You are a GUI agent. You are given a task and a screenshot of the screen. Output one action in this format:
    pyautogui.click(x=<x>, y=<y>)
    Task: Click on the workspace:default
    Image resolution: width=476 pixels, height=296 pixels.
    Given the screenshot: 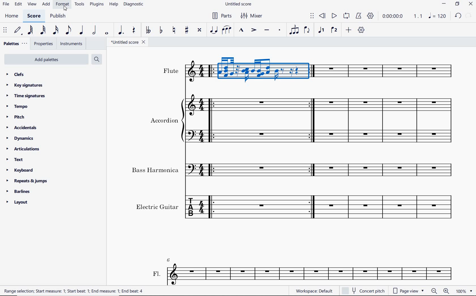 What is the action you would take?
    pyautogui.click(x=313, y=290)
    